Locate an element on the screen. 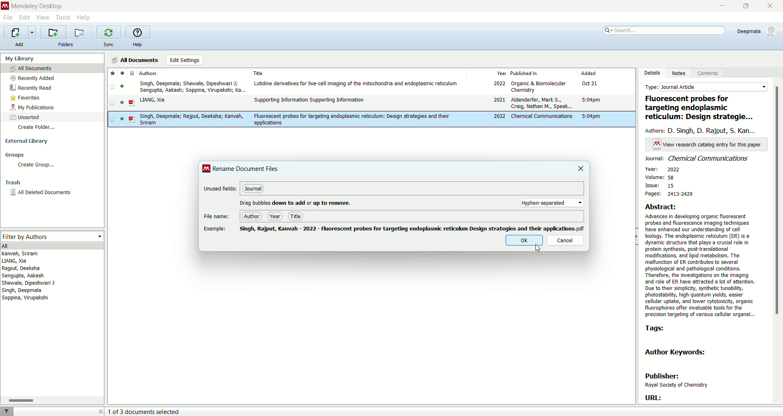 Image resolution: width=783 pixels, height=416 pixels. authors is located at coordinates (33, 278).